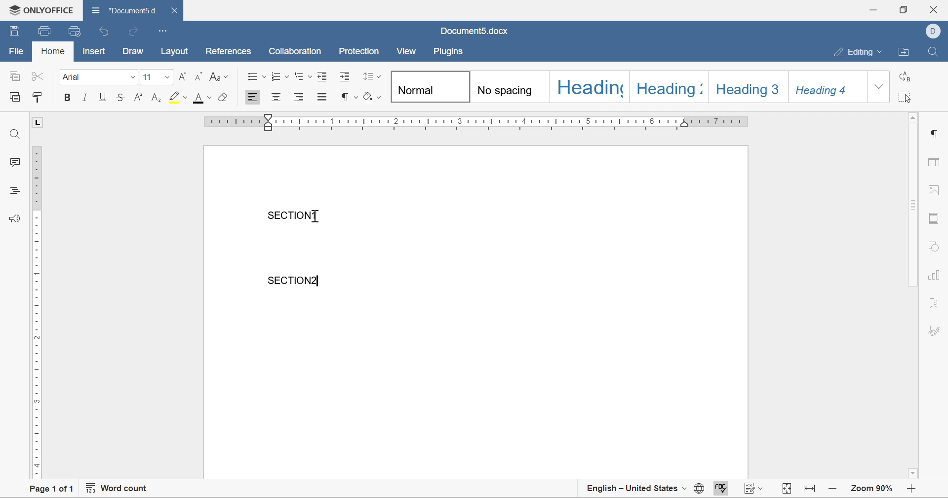 The width and height of the screenshot is (948, 498). I want to click on save, so click(15, 30).